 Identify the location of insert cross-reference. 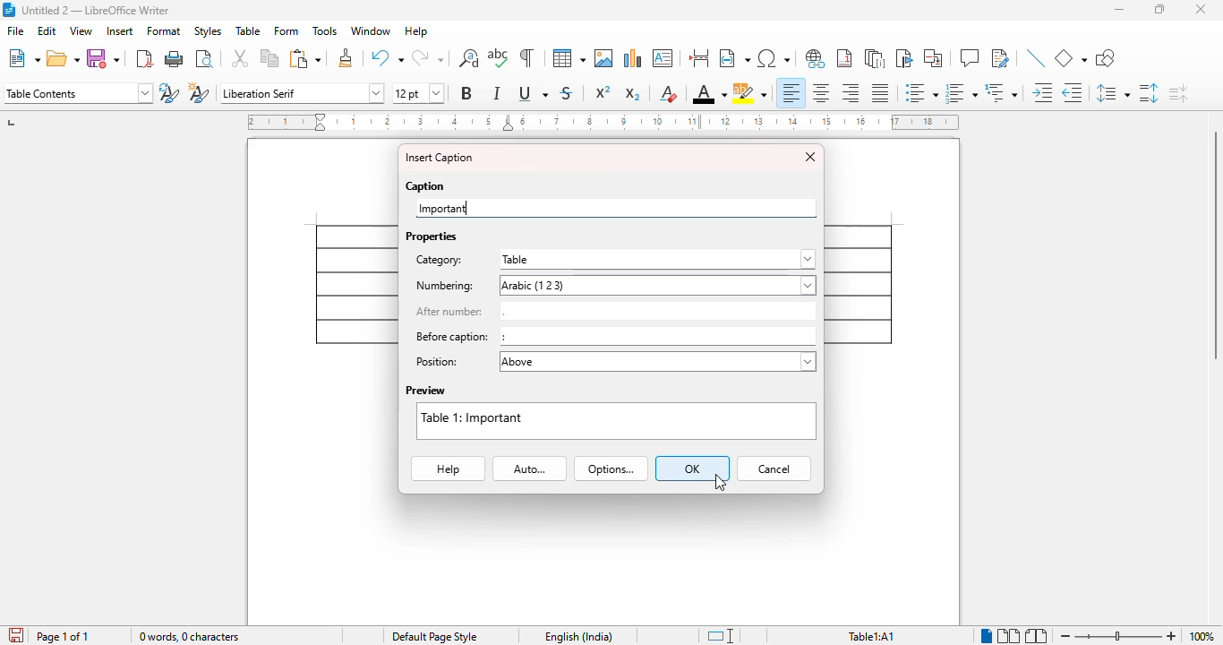
(933, 57).